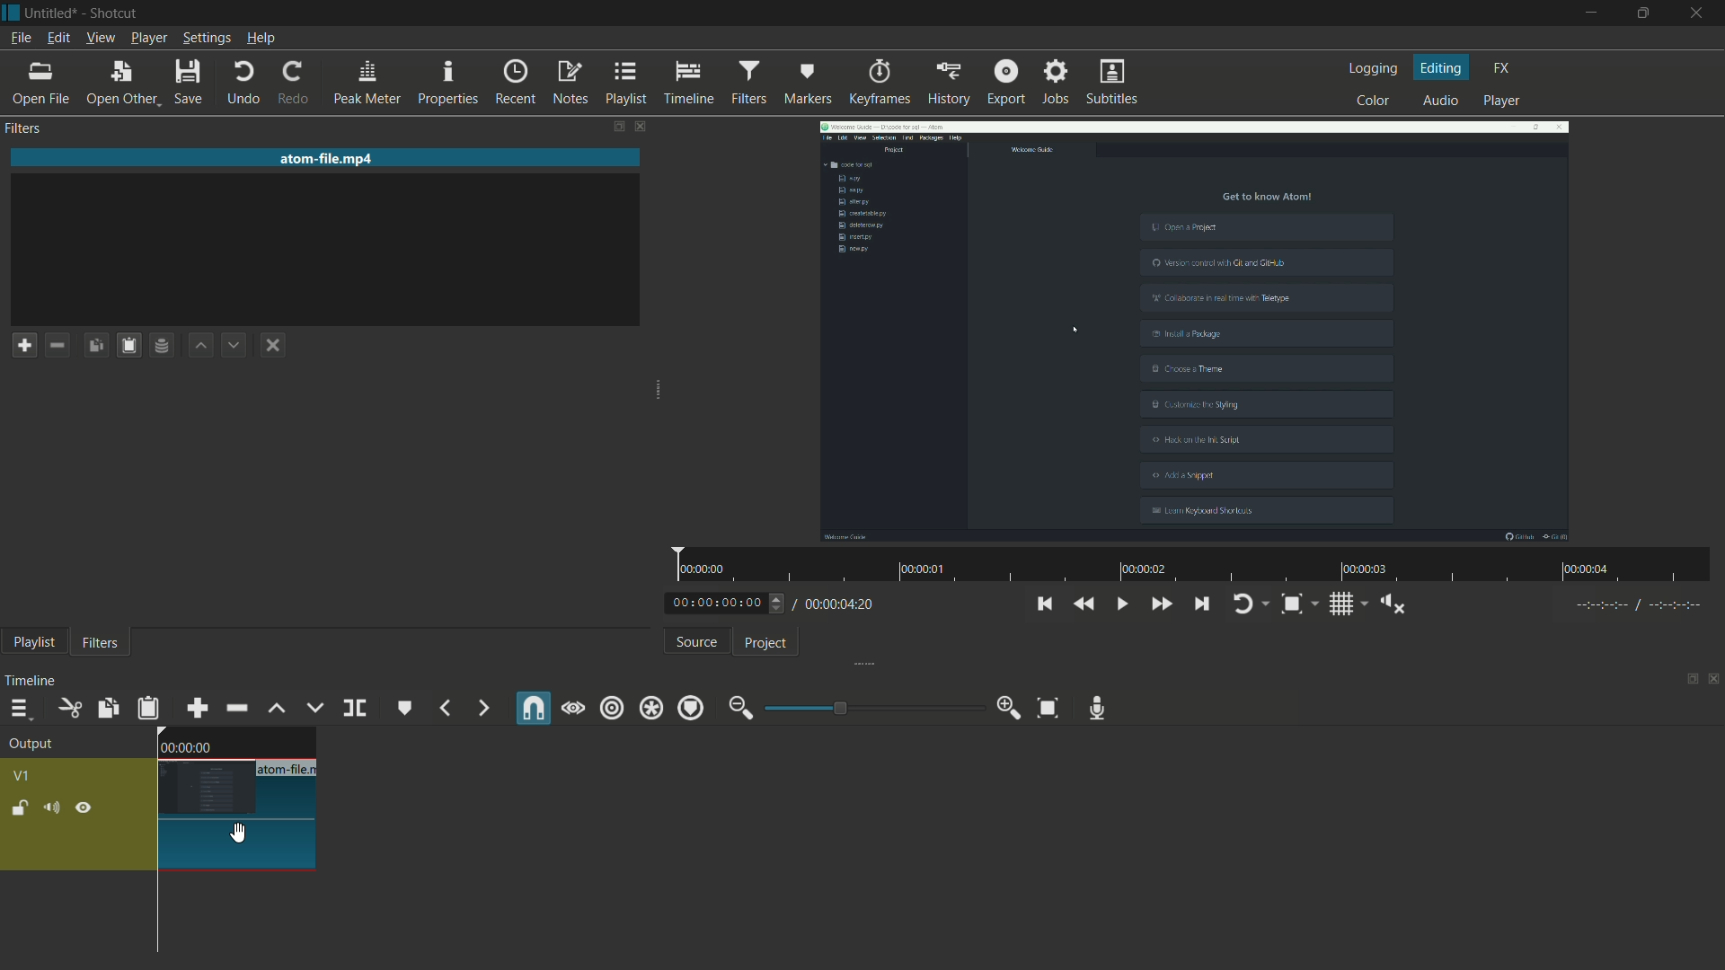 This screenshot has width=1725, height=970. Describe the element at coordinates (18, 807) in the screenshot. I see `lock` at that location.